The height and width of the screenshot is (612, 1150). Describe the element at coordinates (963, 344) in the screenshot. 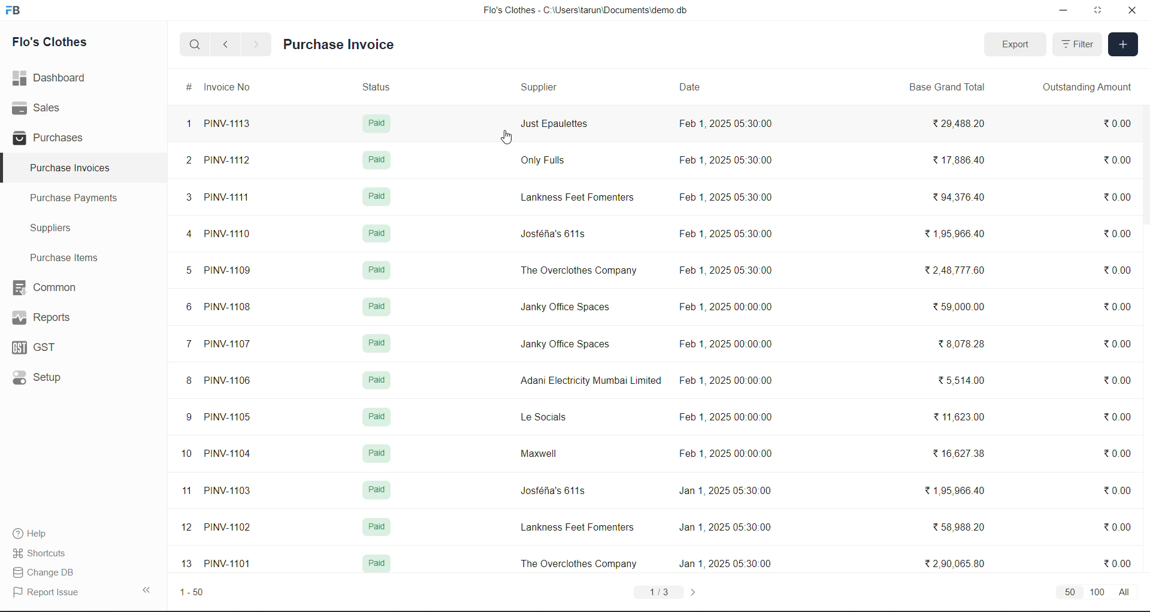

I see `₹8078.28` at that location.